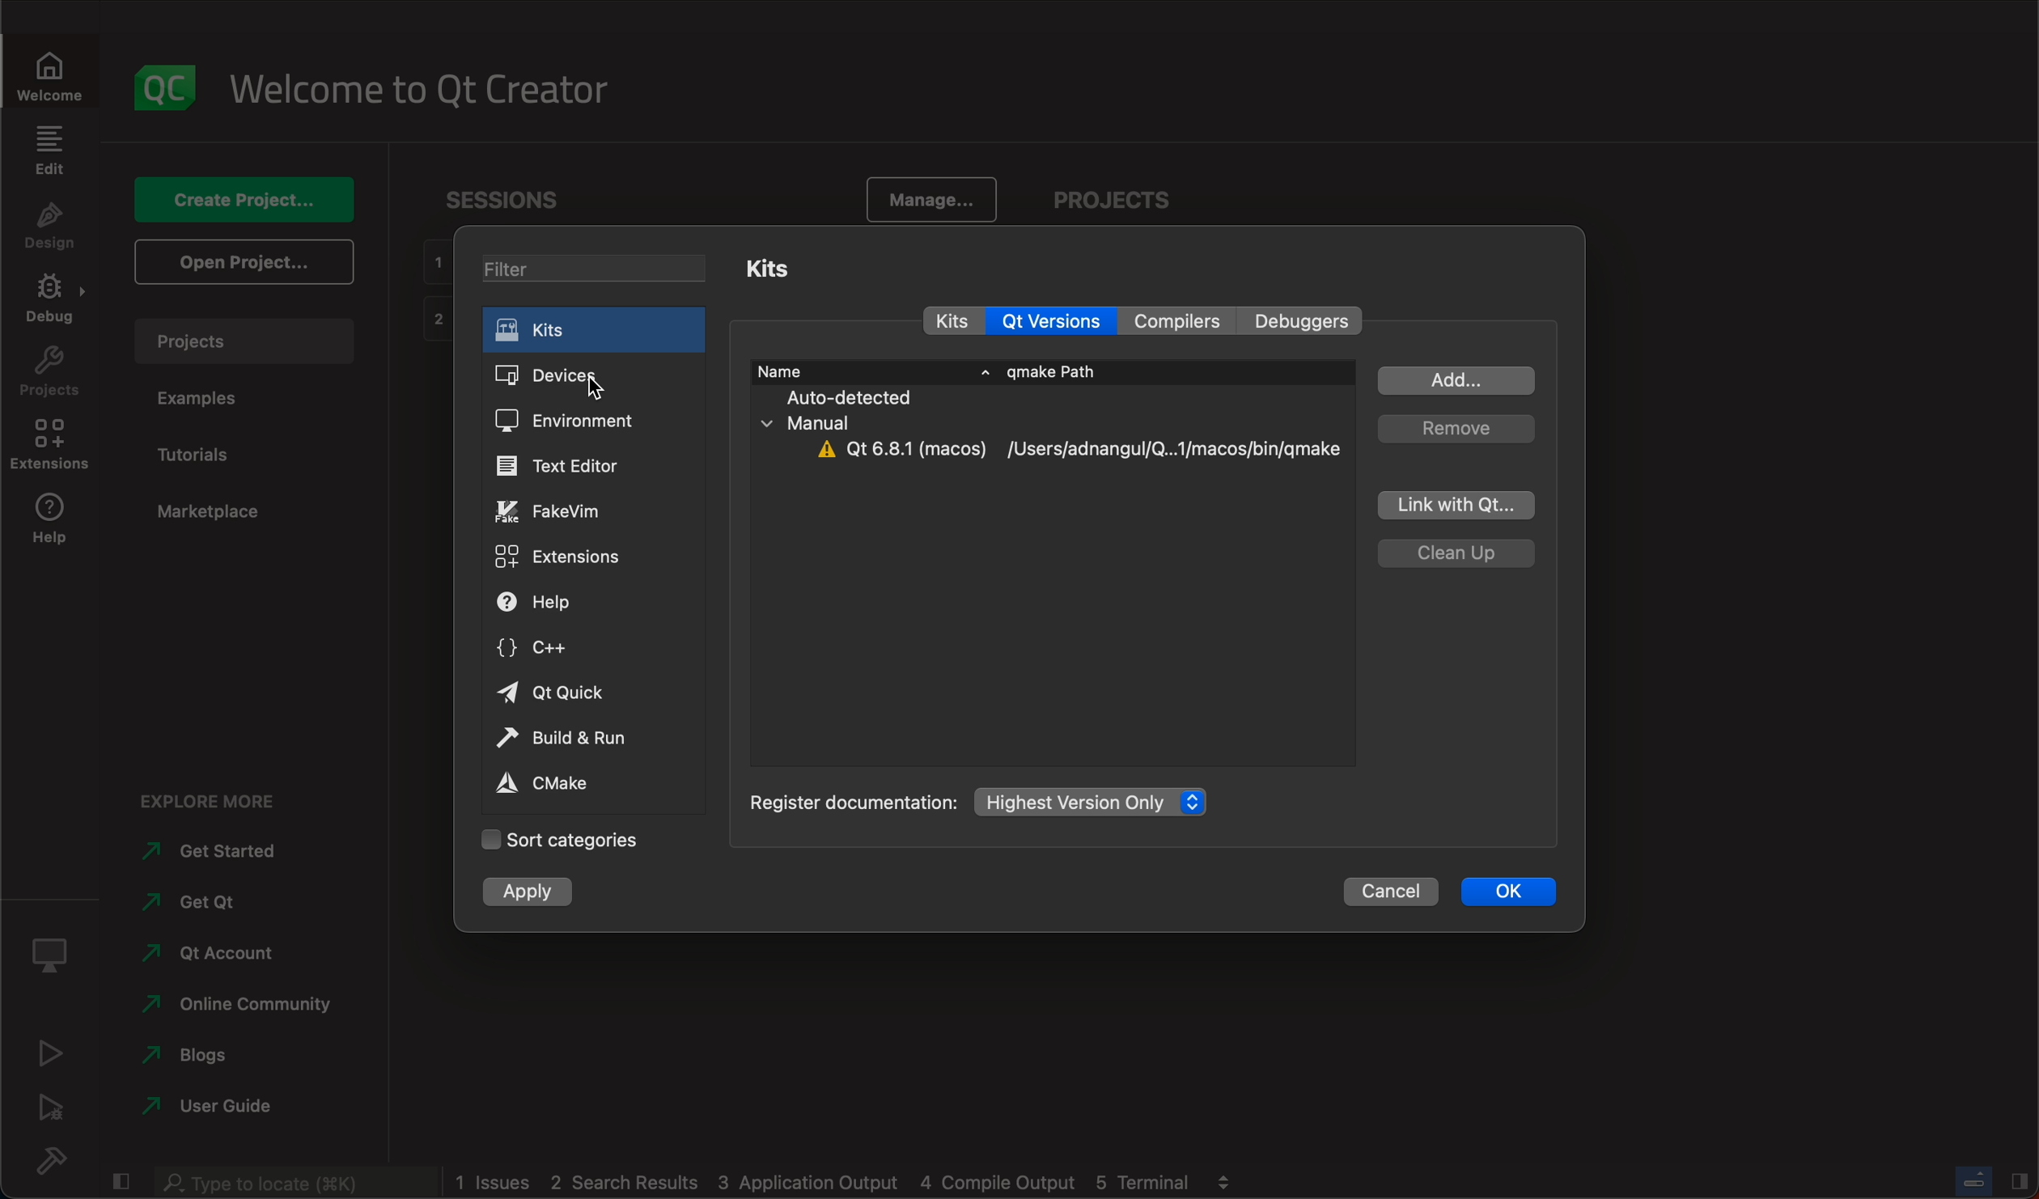  Describe the element at coordinates (1396, 891) in the screenshot. I see `cancel` at that location.